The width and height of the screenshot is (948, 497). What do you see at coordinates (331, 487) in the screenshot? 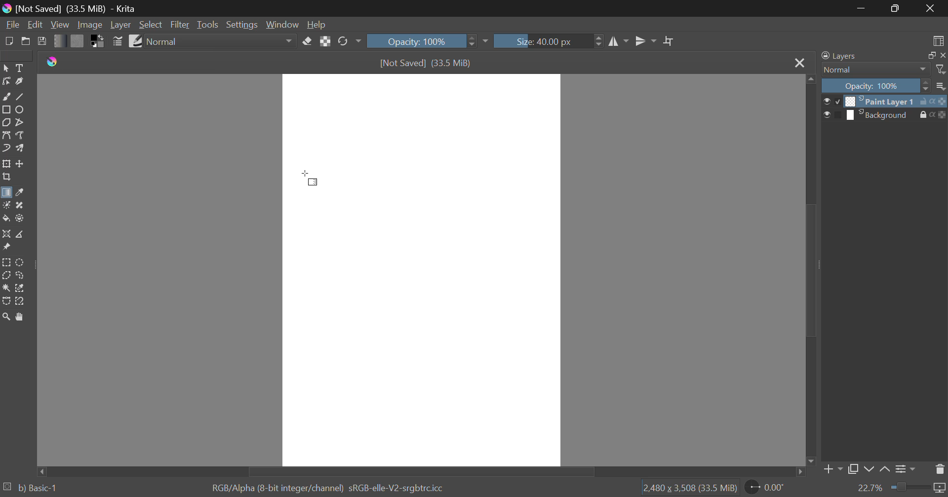
I see `RGB/Alpha (8-bit integer/channel) sRGB-elle-V2-srgbtrc.icc` at bounding box center [331, 487].